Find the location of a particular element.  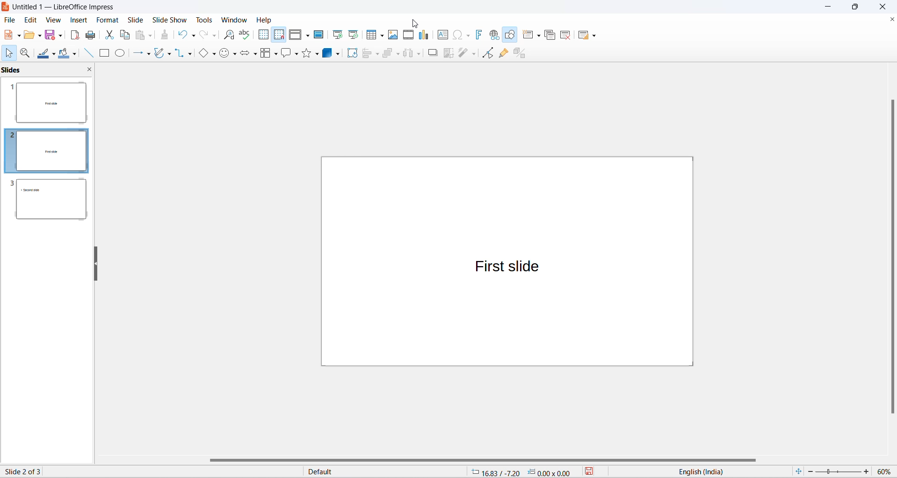

redo options is located at coordinates (217, 33).